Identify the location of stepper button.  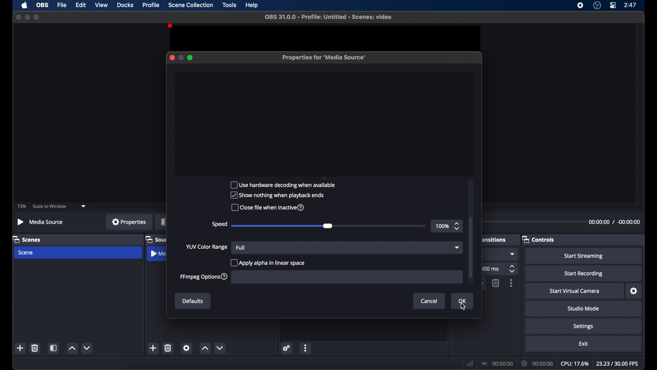
(458, 226).